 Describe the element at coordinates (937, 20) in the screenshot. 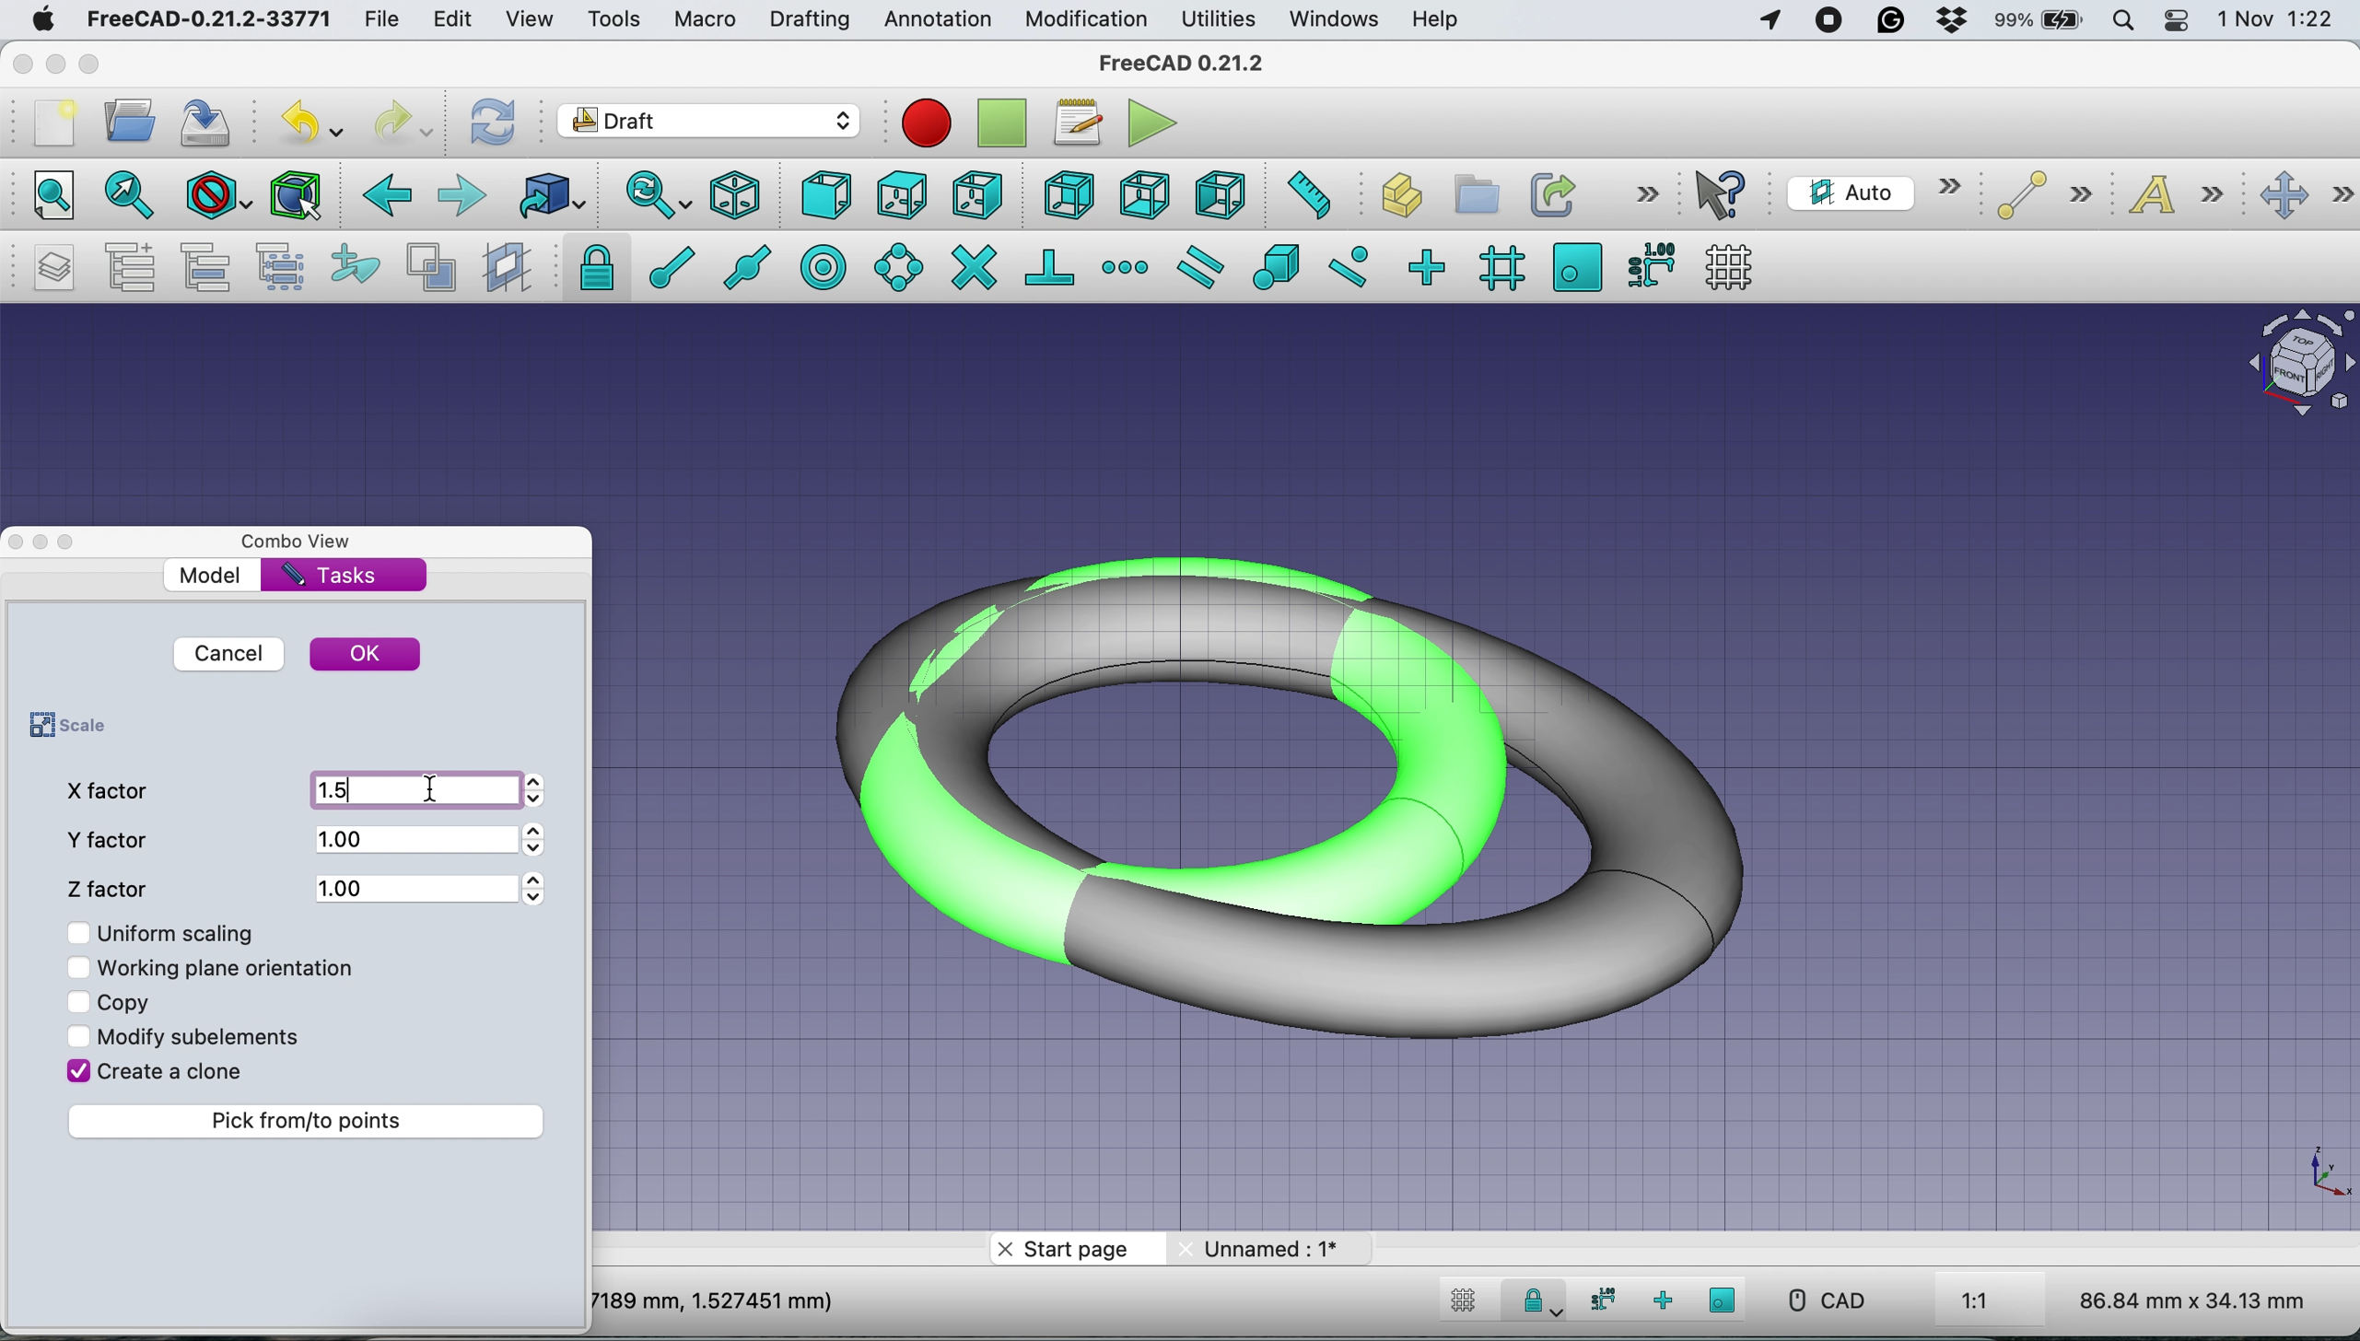

I see `annotation` at that location.